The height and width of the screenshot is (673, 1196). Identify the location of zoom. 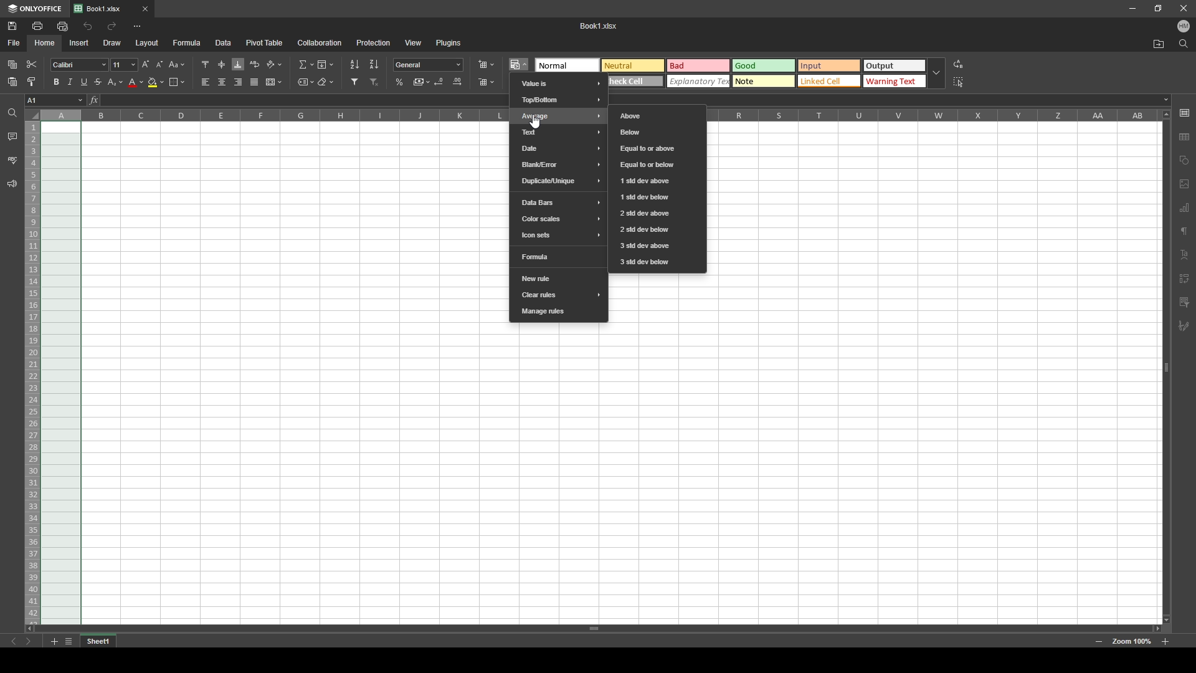
(1132, 642).